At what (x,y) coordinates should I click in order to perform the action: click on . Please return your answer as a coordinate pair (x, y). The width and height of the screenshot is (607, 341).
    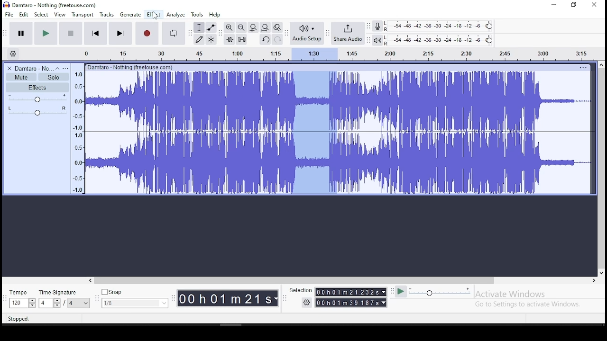
    Looking at the image, I should click on (96, 298).